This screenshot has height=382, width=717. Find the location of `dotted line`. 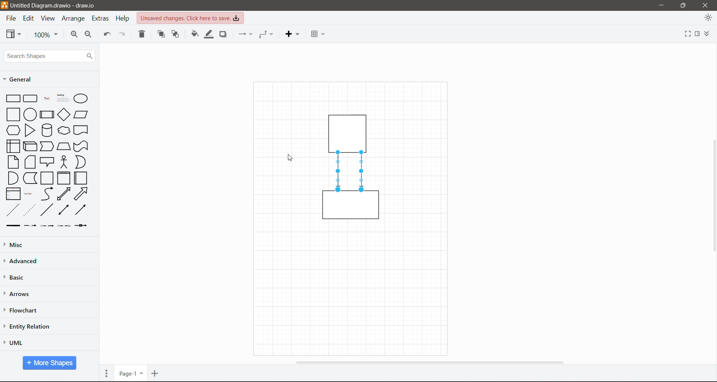

dotted line is located at coordinates (30, 210).